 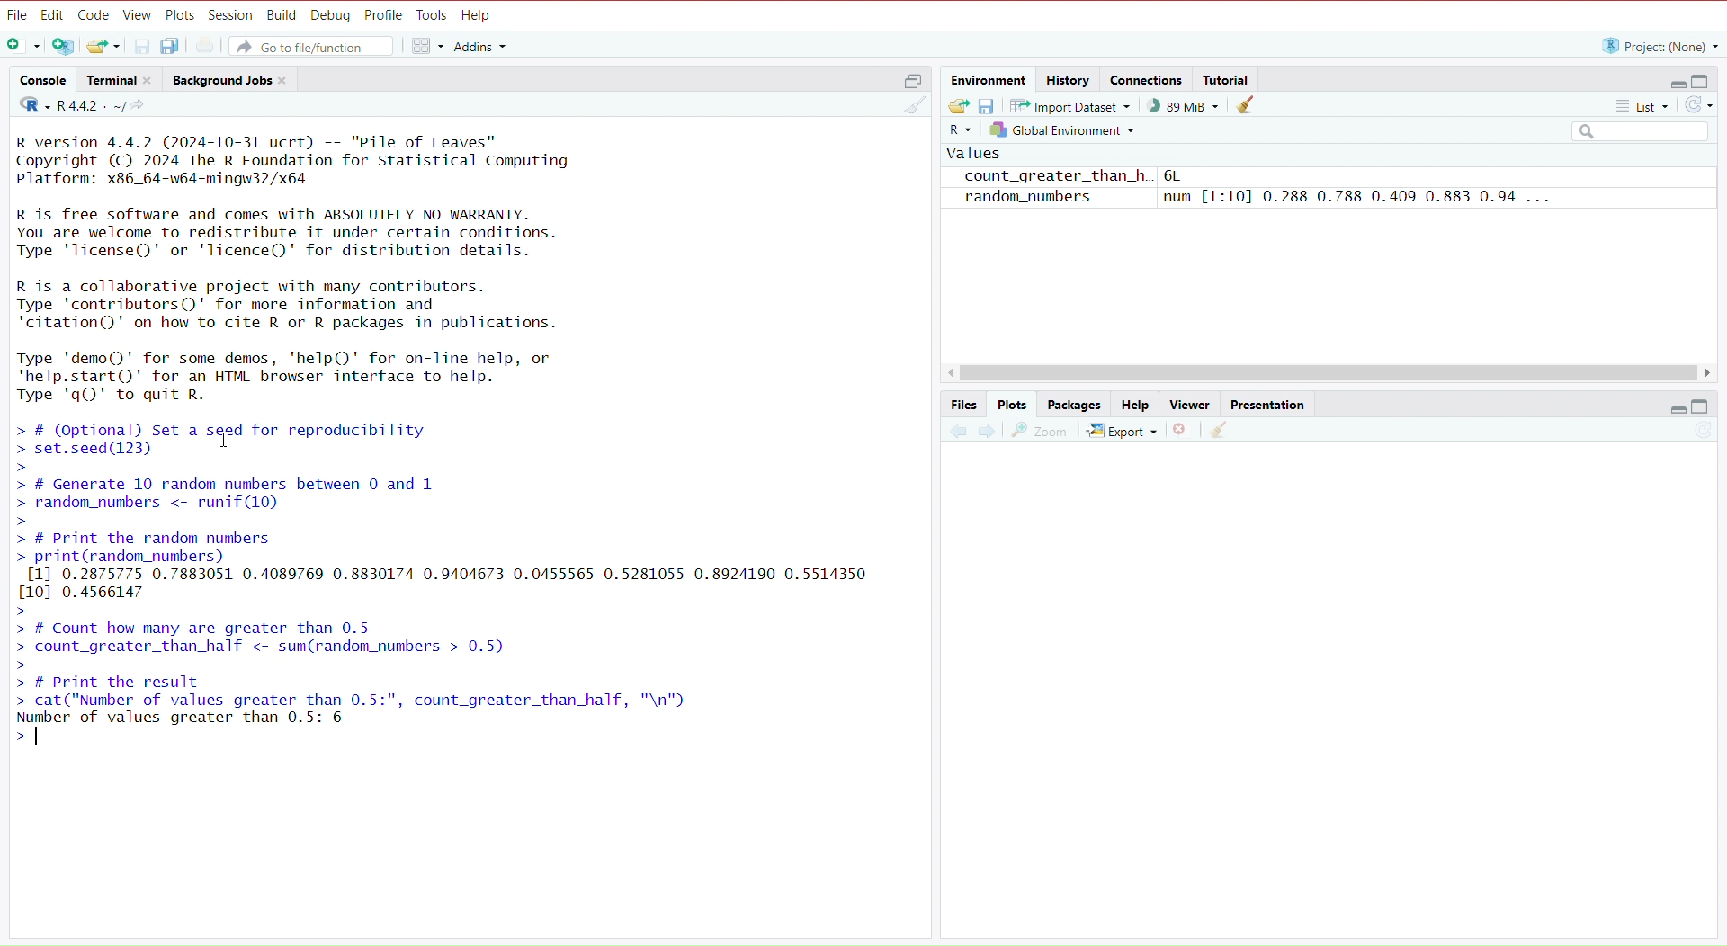 What do you see at coordinates (18, 14) in the screenshot?
I see `File` at bounding box center [18, 14].